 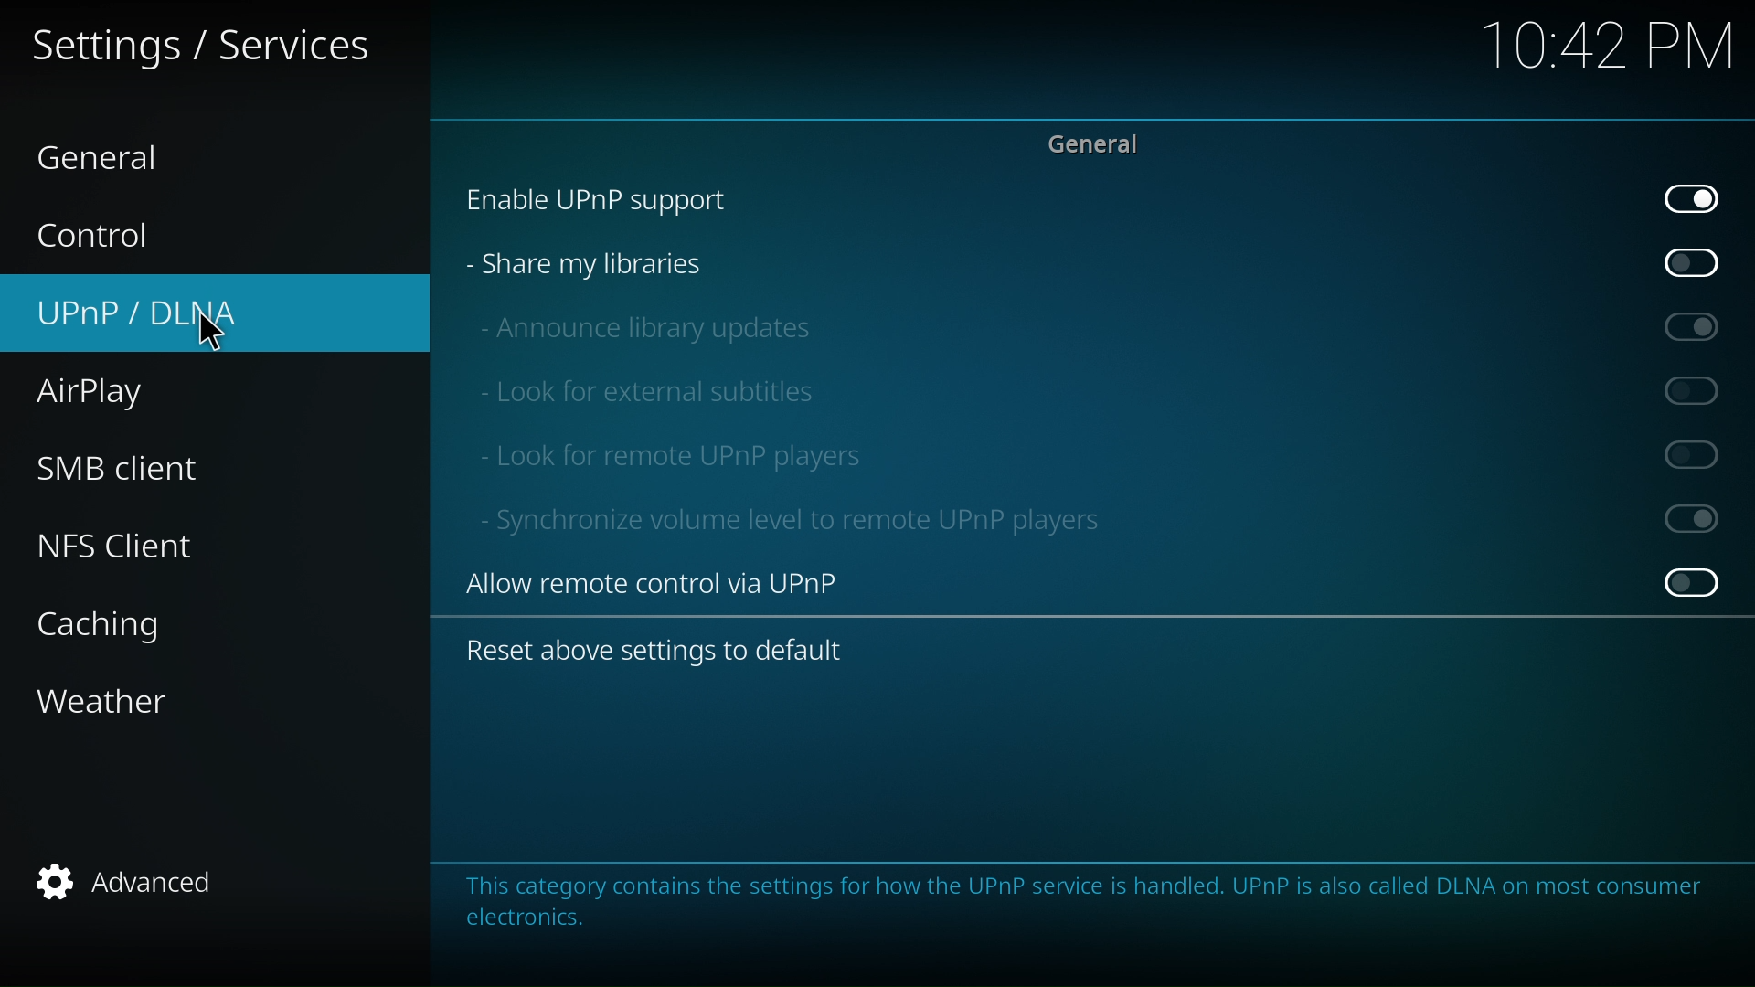 What do you see at coordinates (122, 154) in the screenshot?
I see `general` at bounding box center [122, 154].